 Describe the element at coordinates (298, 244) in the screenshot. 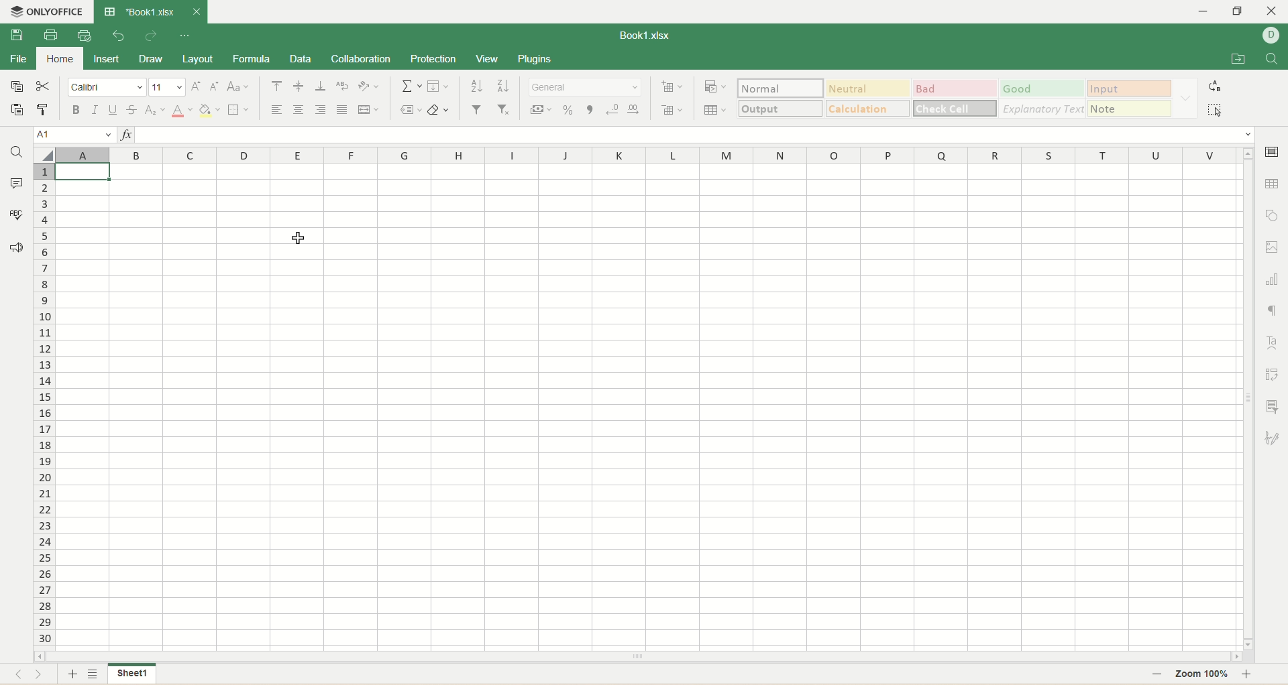

I see `cursor` at that location.